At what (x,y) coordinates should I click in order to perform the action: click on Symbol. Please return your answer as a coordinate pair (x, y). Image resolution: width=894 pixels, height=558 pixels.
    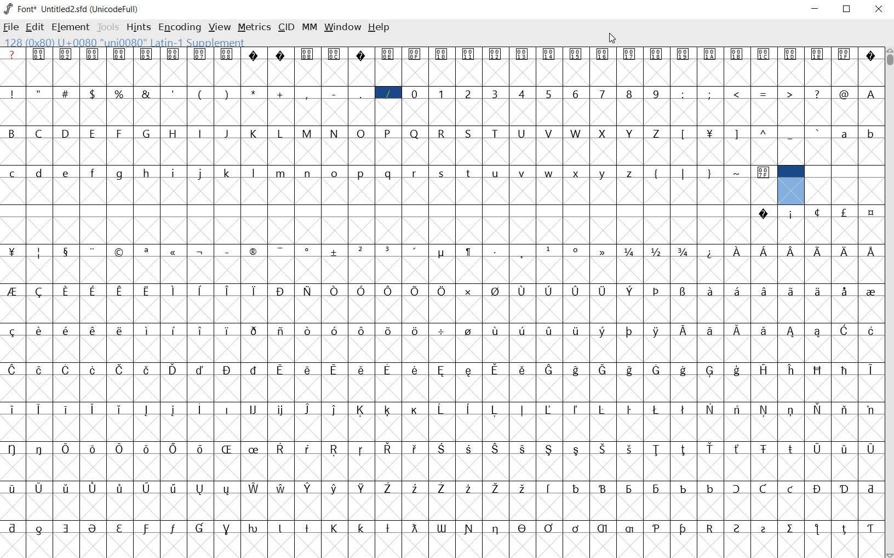
    Looking at the image, I should click on (230, 489).